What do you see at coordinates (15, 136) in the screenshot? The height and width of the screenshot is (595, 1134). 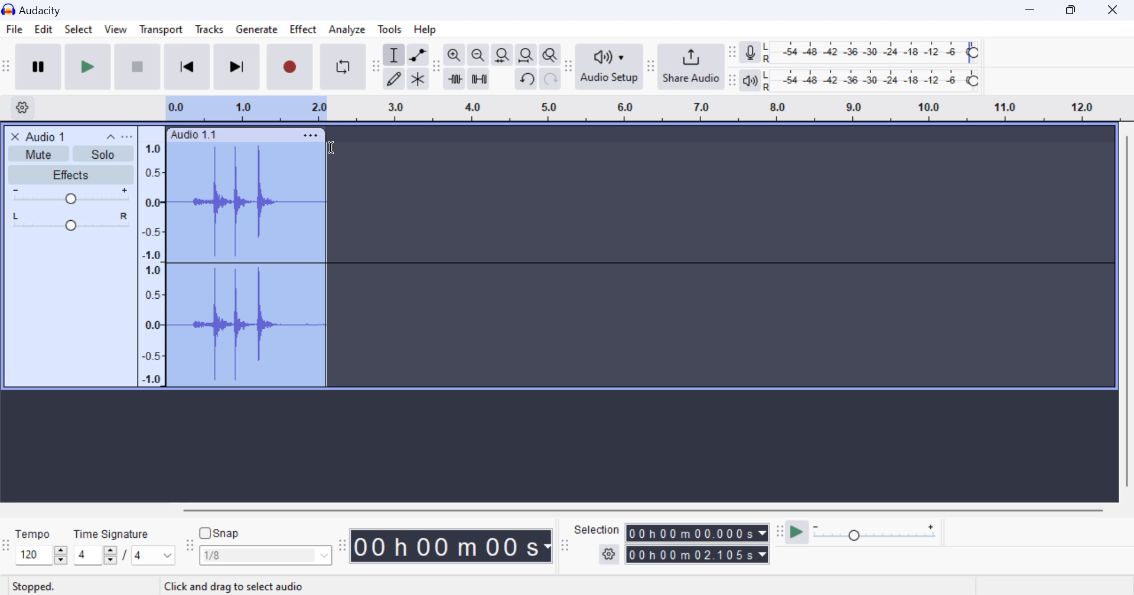 I see `close track` at bounding box center [15, 136].